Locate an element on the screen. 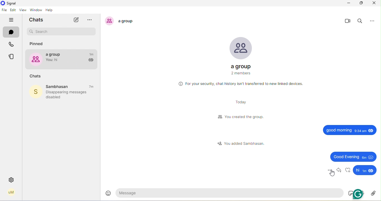  message read/unread/delivery status is located at coordinates (90, 60).